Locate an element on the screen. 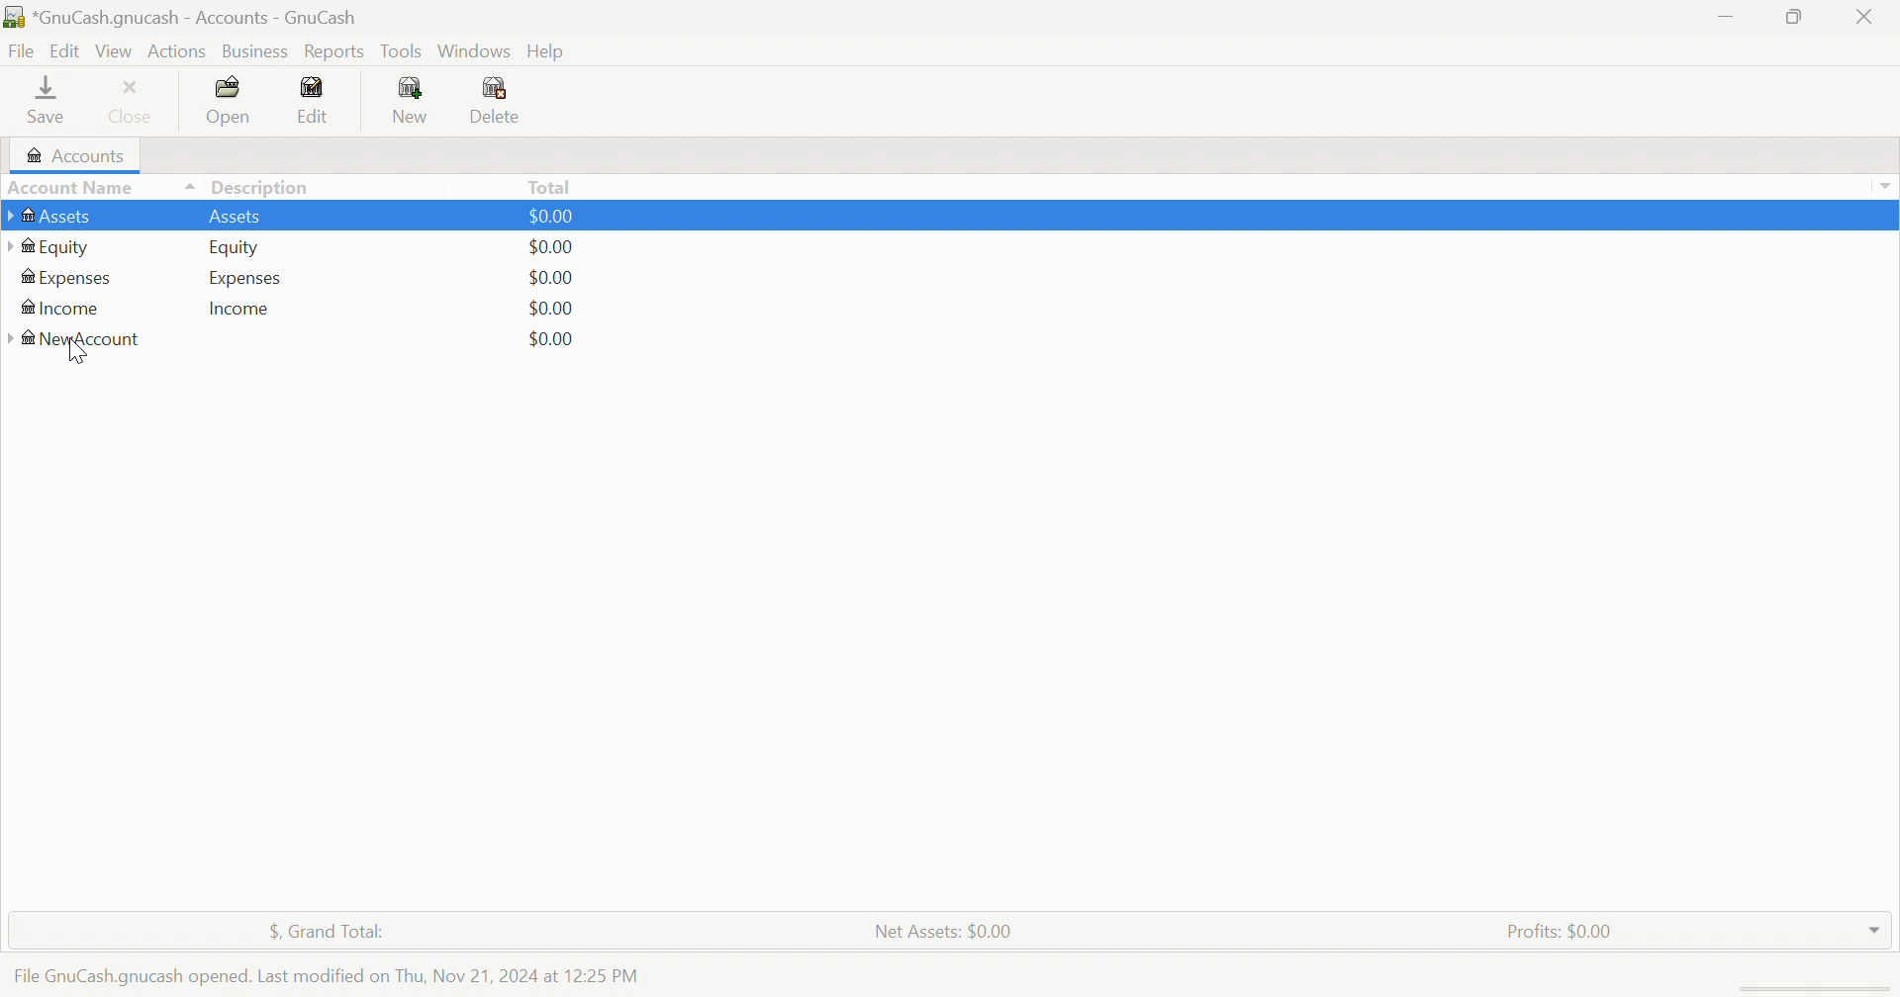 This screenshot has width=1900, height=997. $0.00 is located at coordinates (550, 338).